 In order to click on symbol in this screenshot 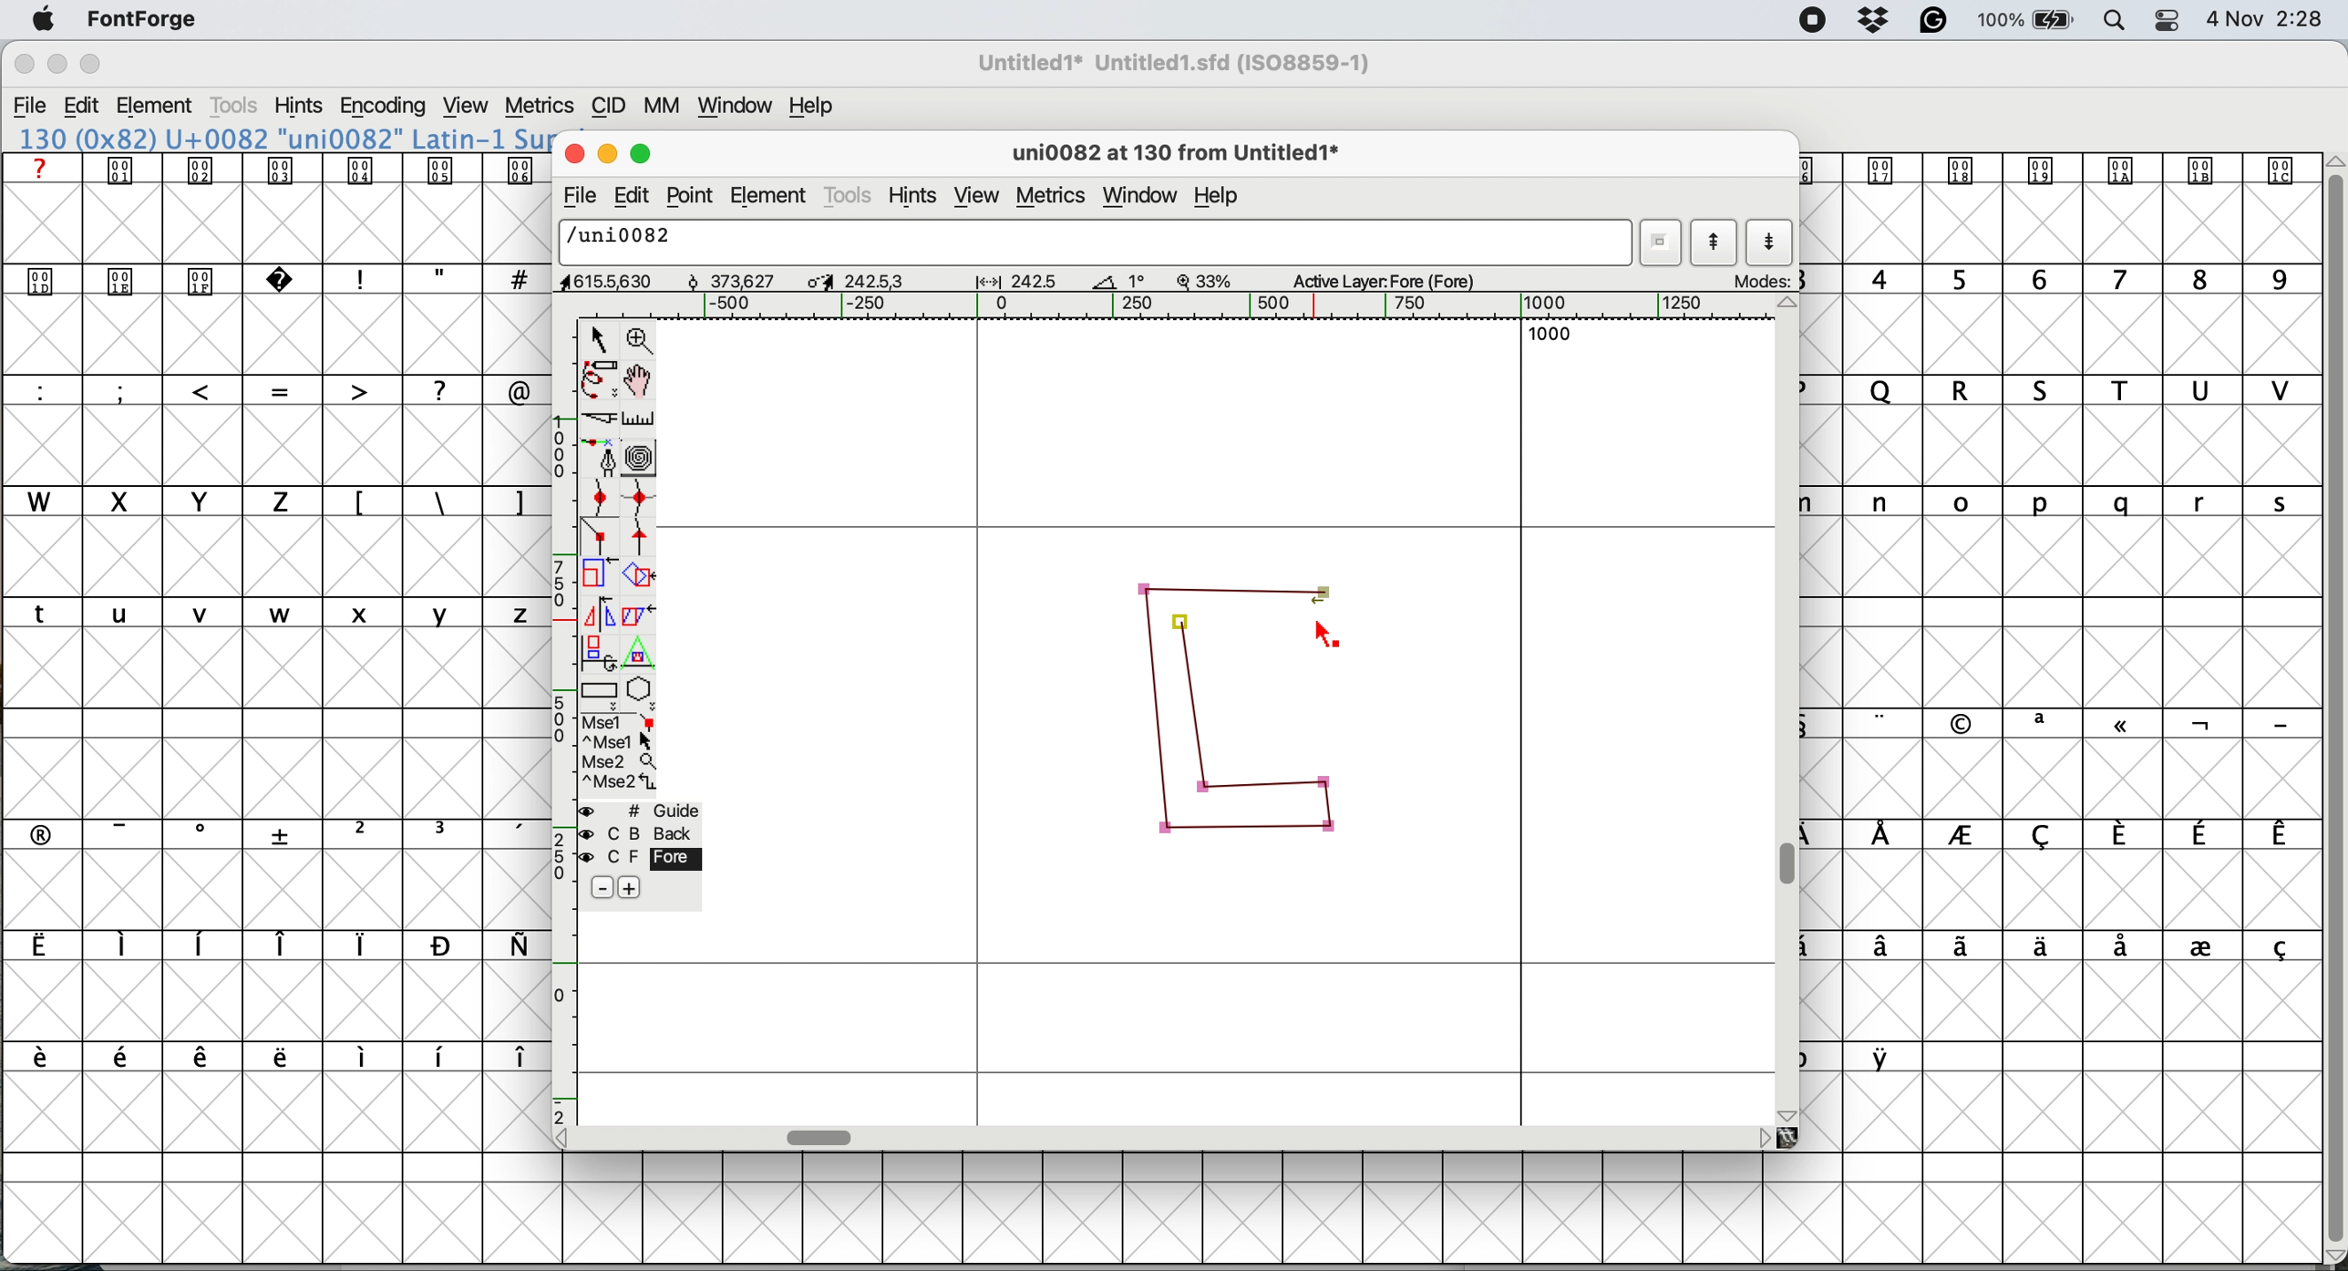, I will do `click(2054, 169)`.